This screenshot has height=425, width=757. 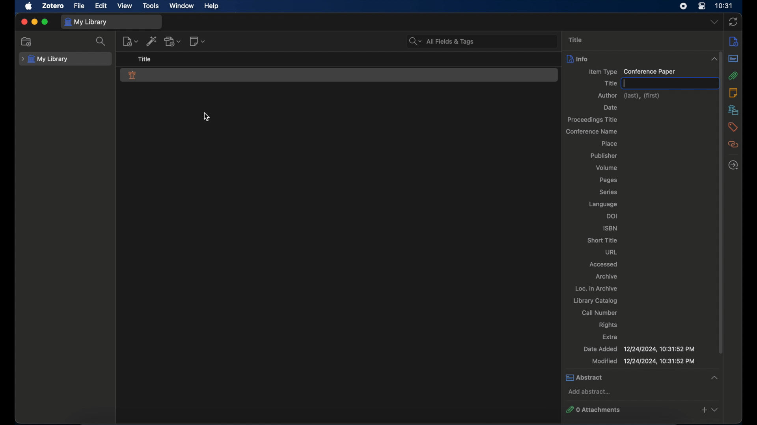 What do you see at coordinates (610, 83) in the screenshot?
I see `title` at bounding box center [610, 83].